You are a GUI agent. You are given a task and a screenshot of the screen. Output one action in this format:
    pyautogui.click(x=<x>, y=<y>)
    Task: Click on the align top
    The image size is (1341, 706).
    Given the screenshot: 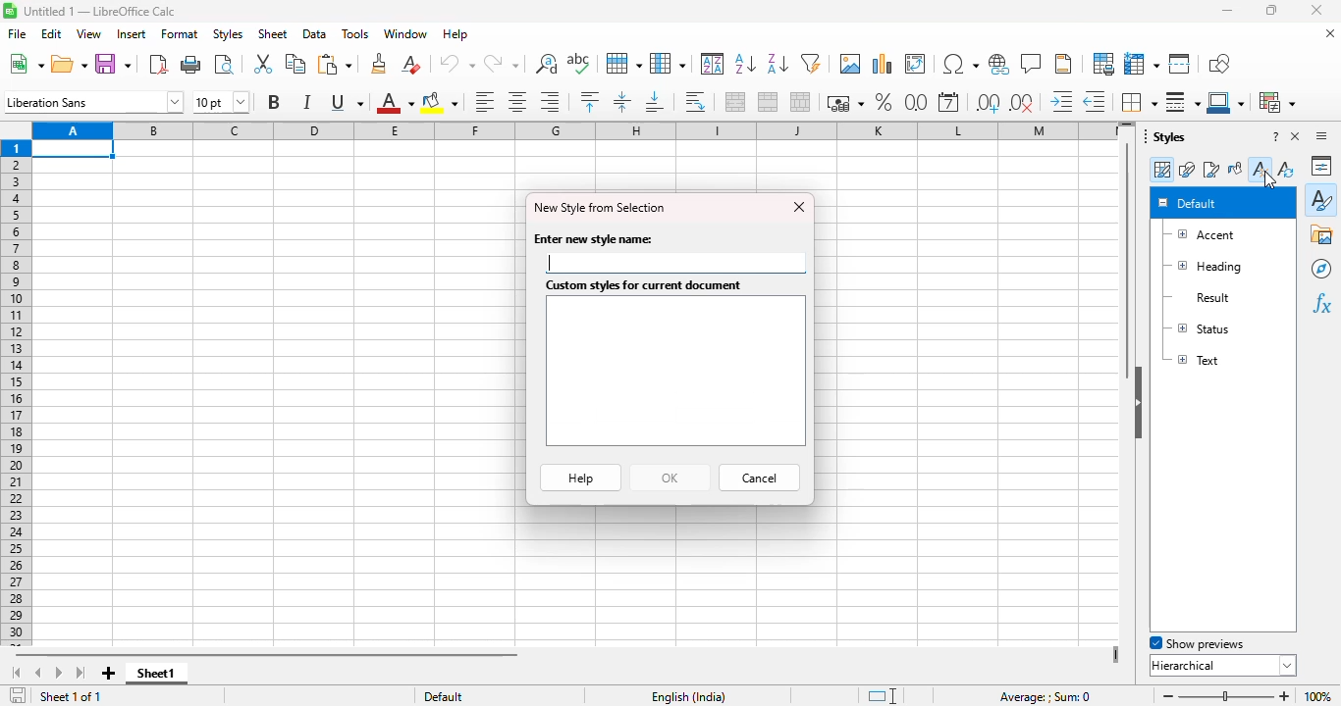 What is the action you would take?
    pyautogui.click(x=589, y=101)
    